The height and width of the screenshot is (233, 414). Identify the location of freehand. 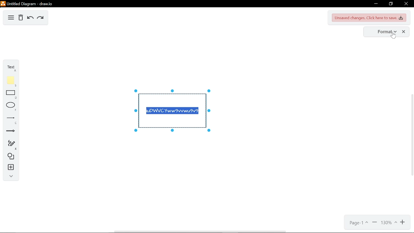
(10, 144).